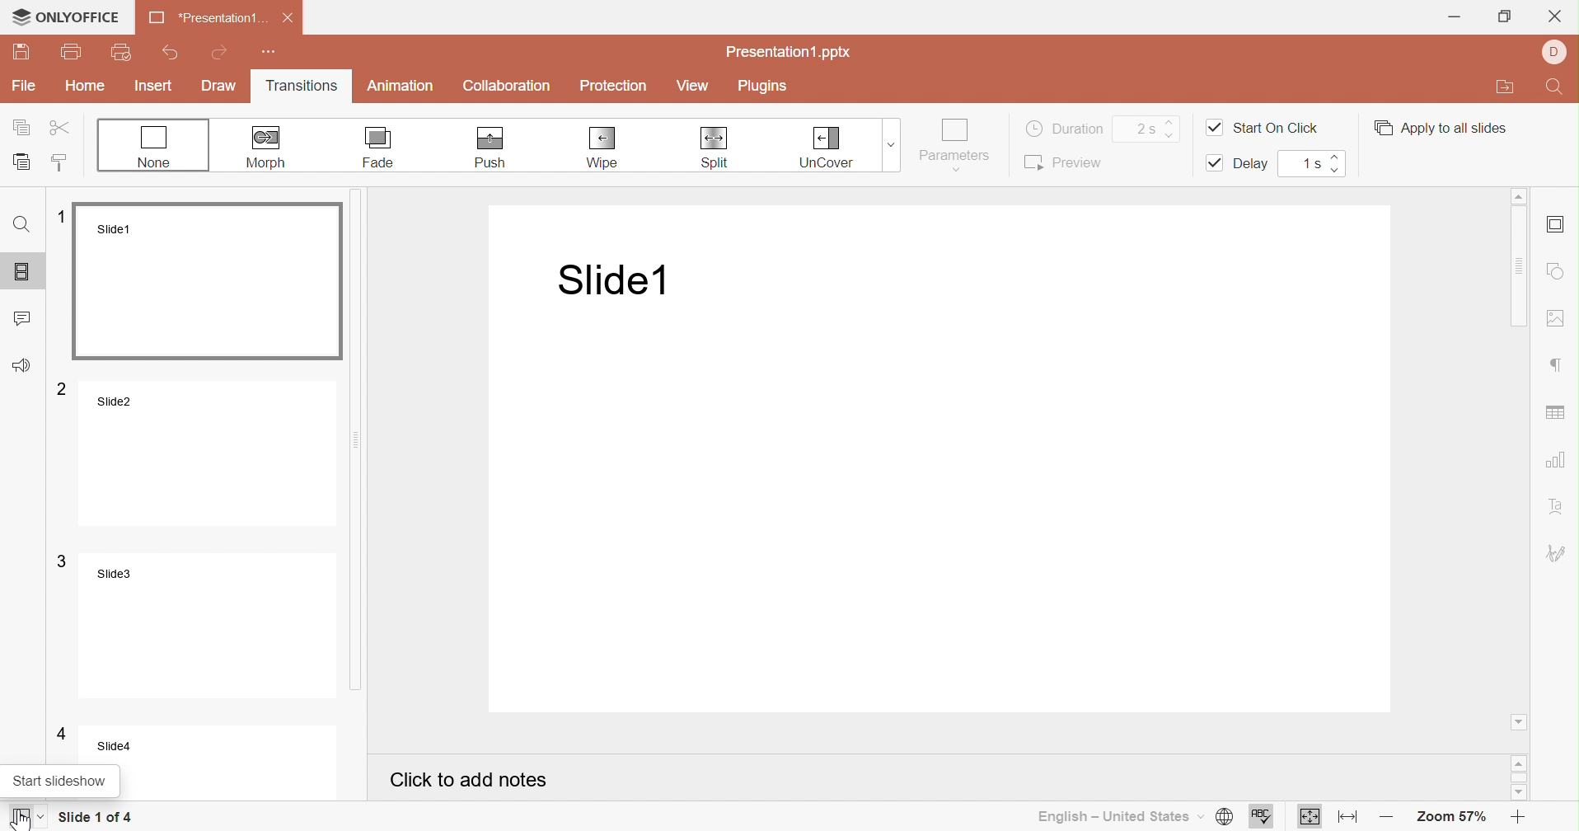 The width and height of the screenshot is (1579, 831). Describe the element at coordinates (211, 451) in the screenshot. I see `Slide2` at that location.